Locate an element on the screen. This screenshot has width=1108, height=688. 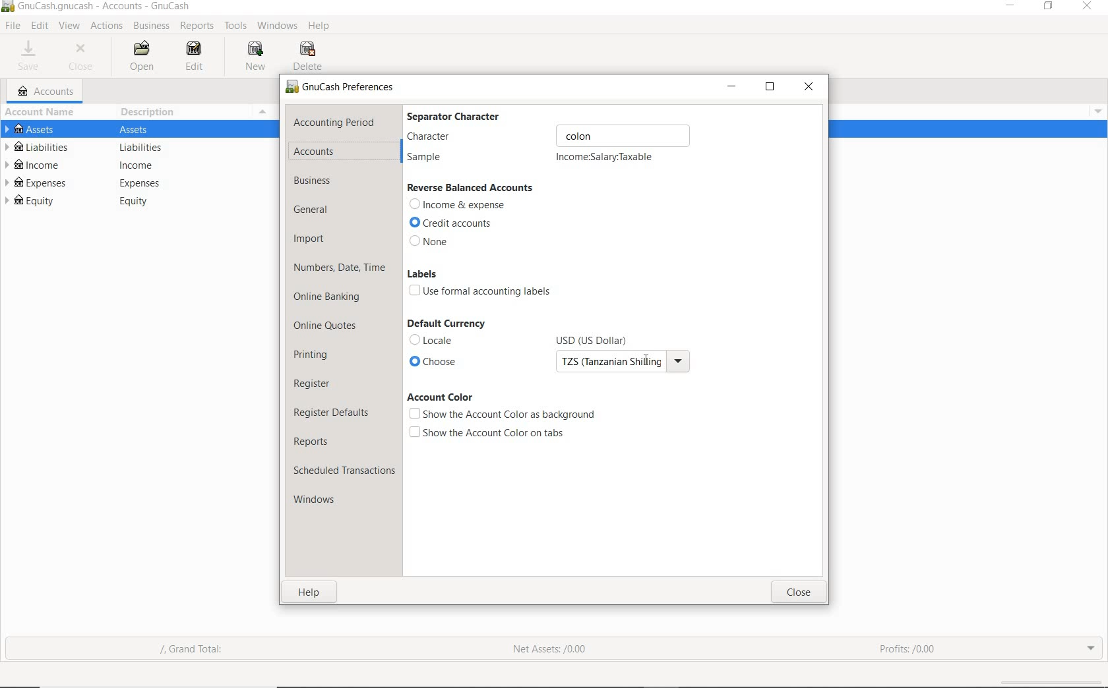
online quotes is located at coordinates (330, 327).